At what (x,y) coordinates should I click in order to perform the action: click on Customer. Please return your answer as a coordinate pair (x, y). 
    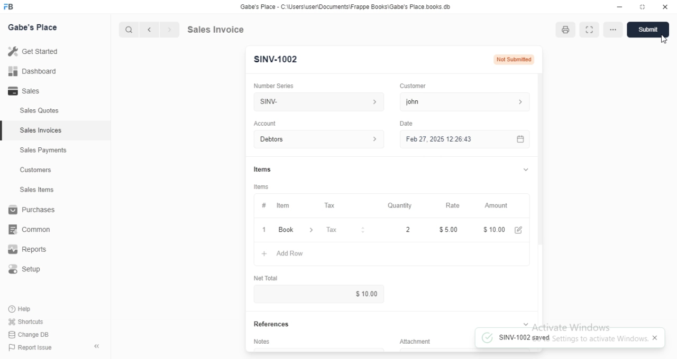
    Looking at the image, I should click on (415, 86).